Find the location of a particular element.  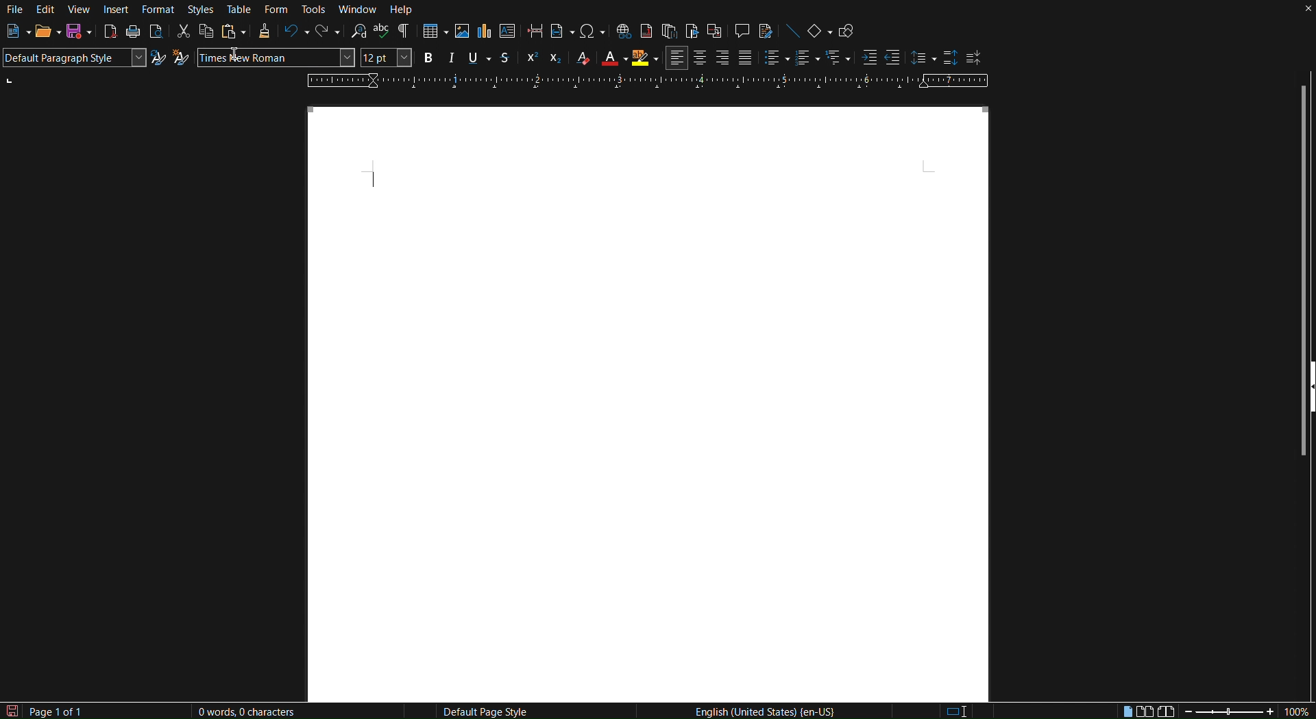

Font size - 12pt is located at coordinates (385, 58).